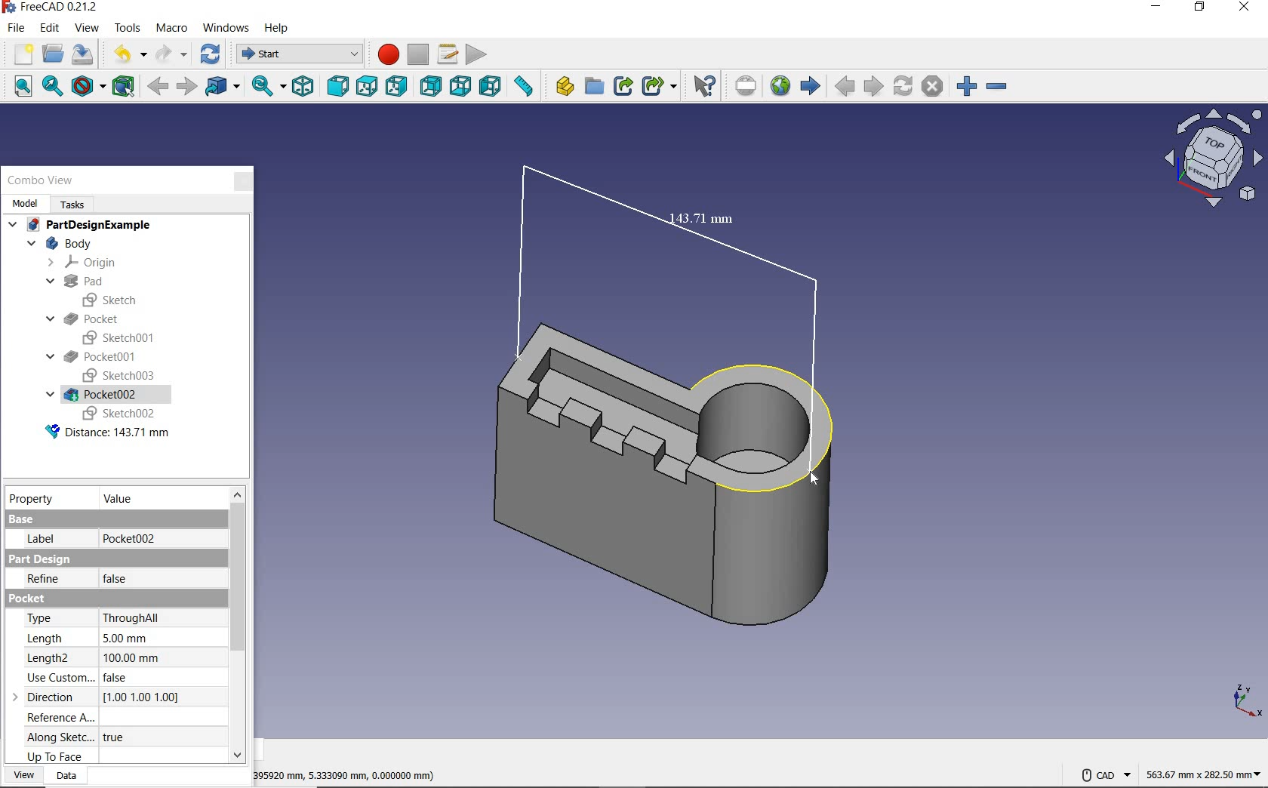  I want to click on part design, so click(40, 562).